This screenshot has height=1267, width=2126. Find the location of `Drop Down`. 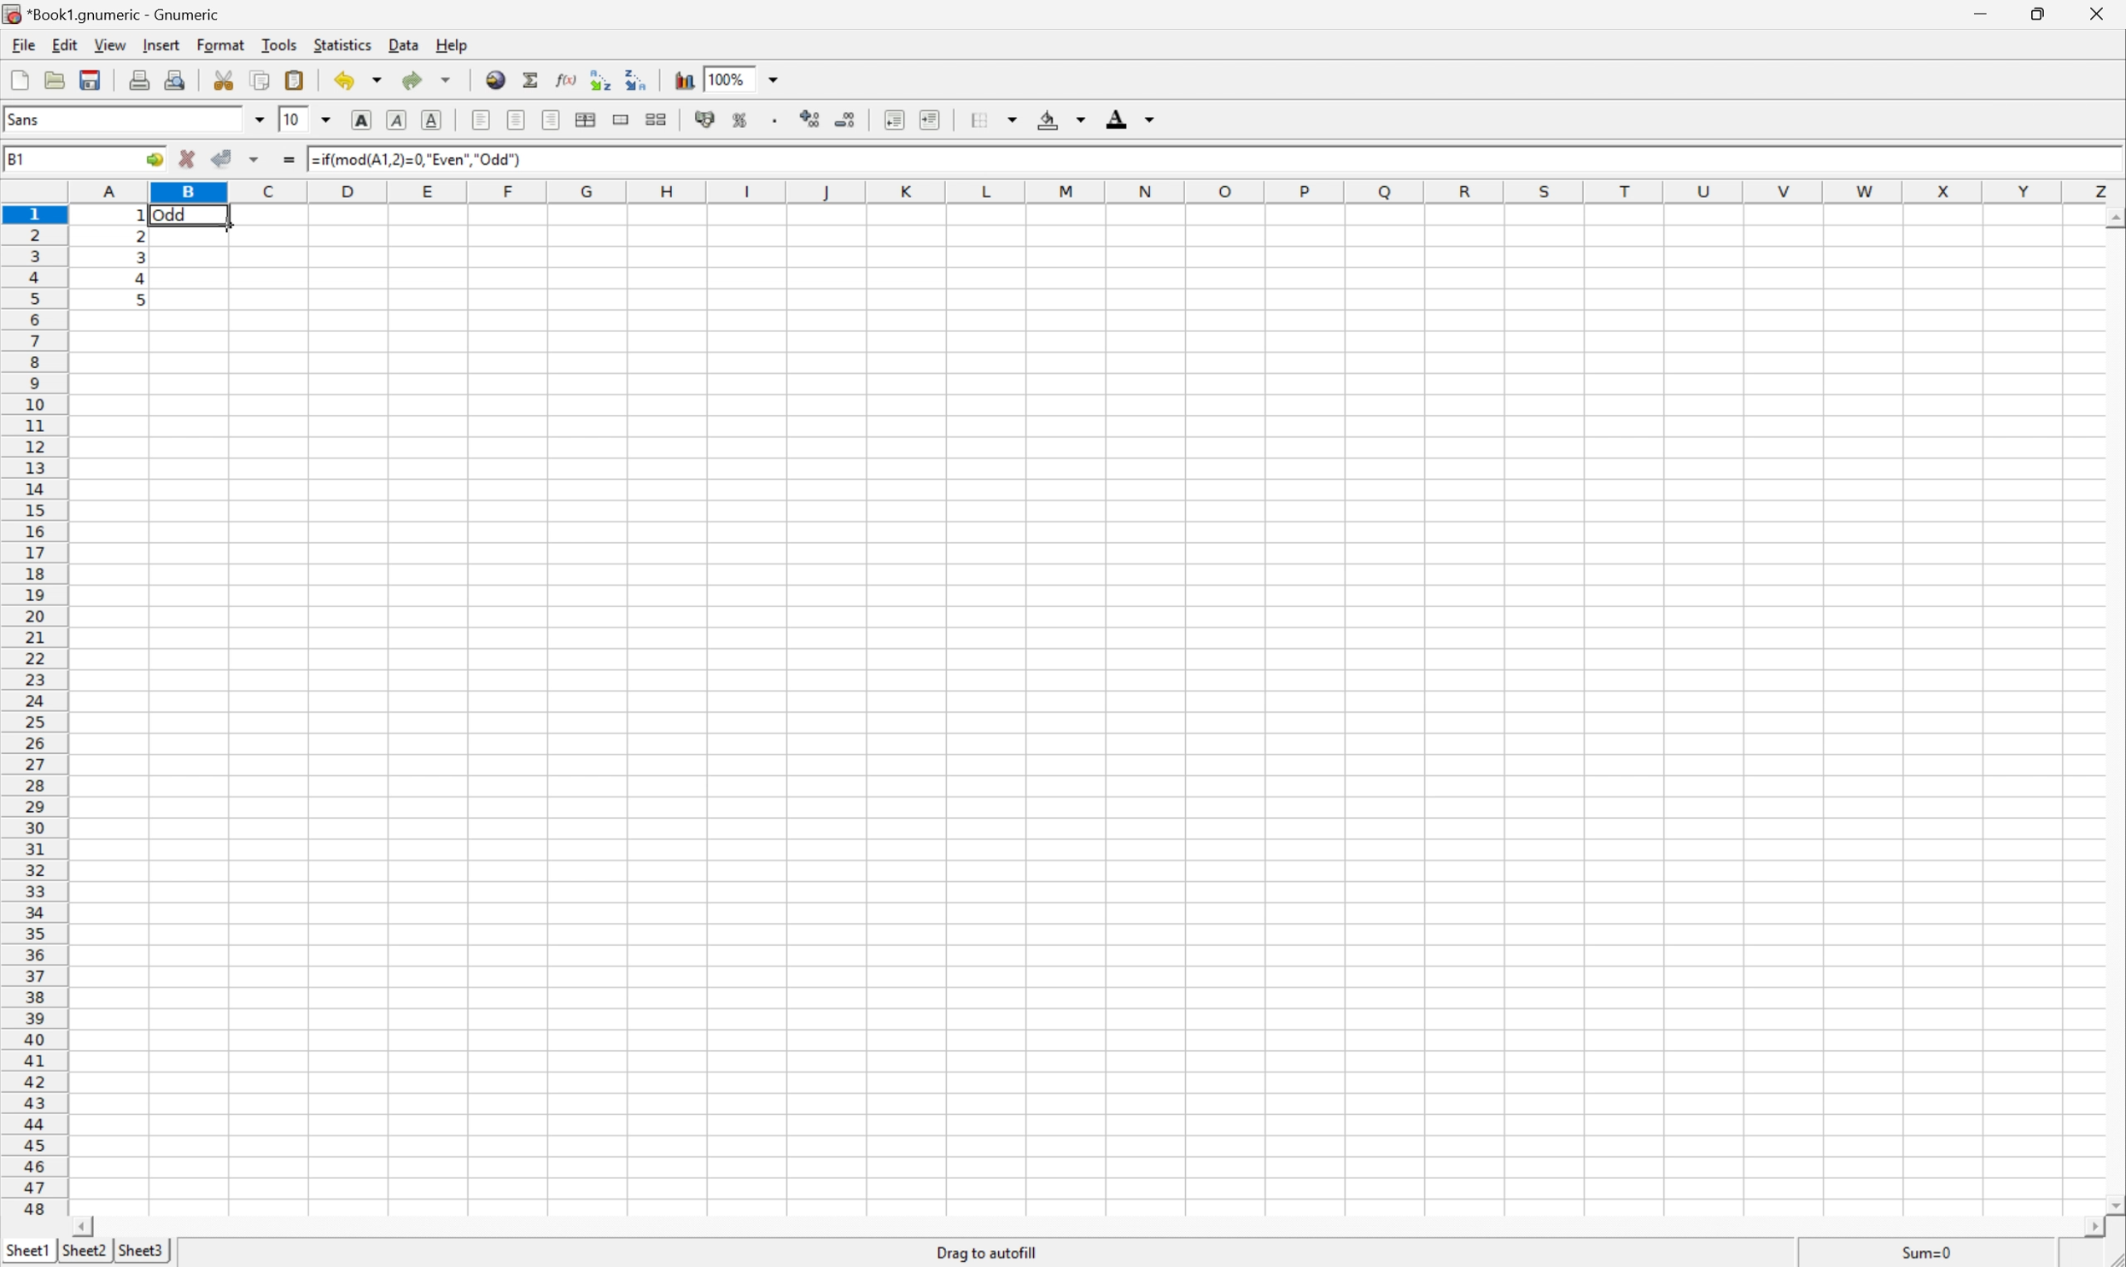

Drop Down is located at coordinates (325, 119).